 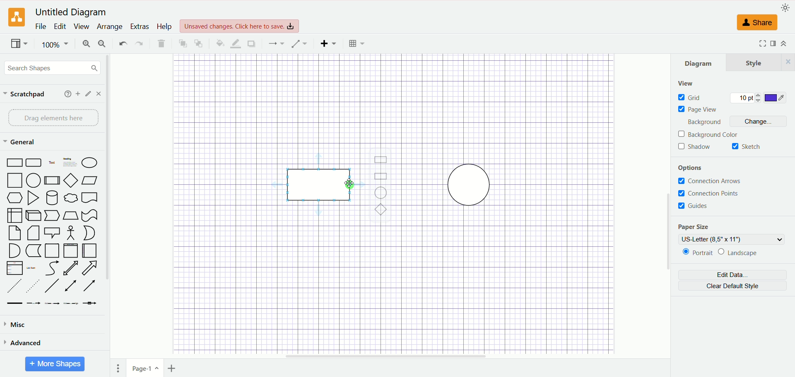 I want to click on Curved Edge Rectangle, so click(x=34, y=162).